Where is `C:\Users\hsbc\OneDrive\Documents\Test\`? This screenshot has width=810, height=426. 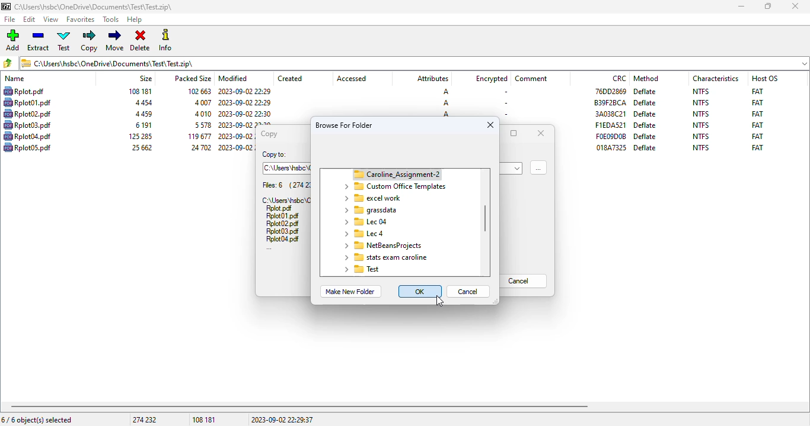 C:\Users\hsbc\OneDrive\Documents\Test\ is located at coordinates (287, 168).